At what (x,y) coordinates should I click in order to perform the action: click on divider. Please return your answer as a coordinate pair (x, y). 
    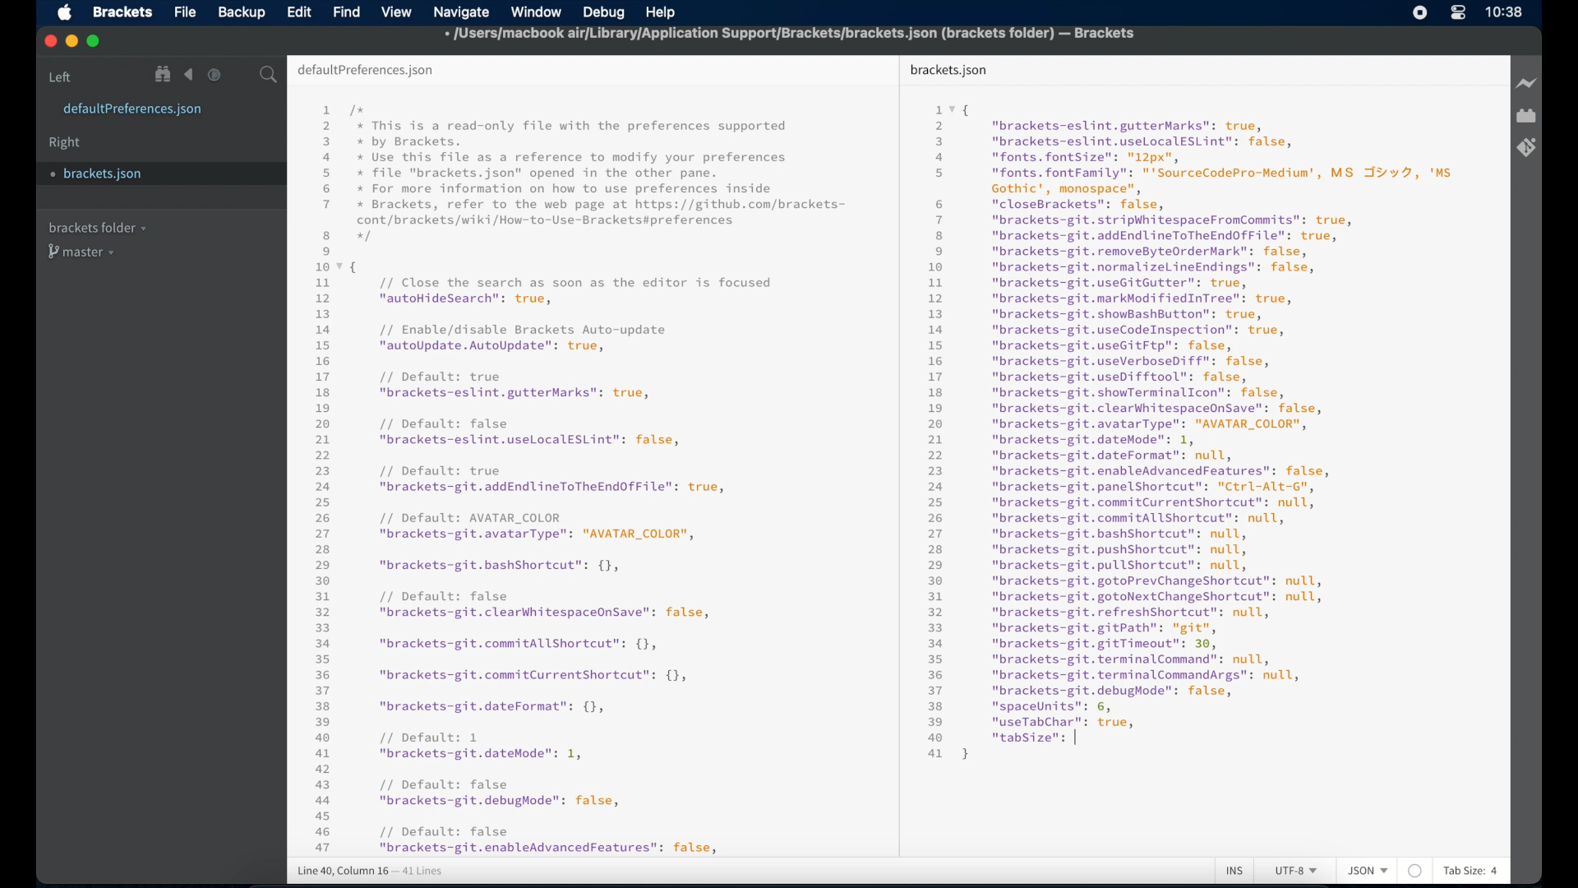
    Looking at the image, I should click on (895, 454).